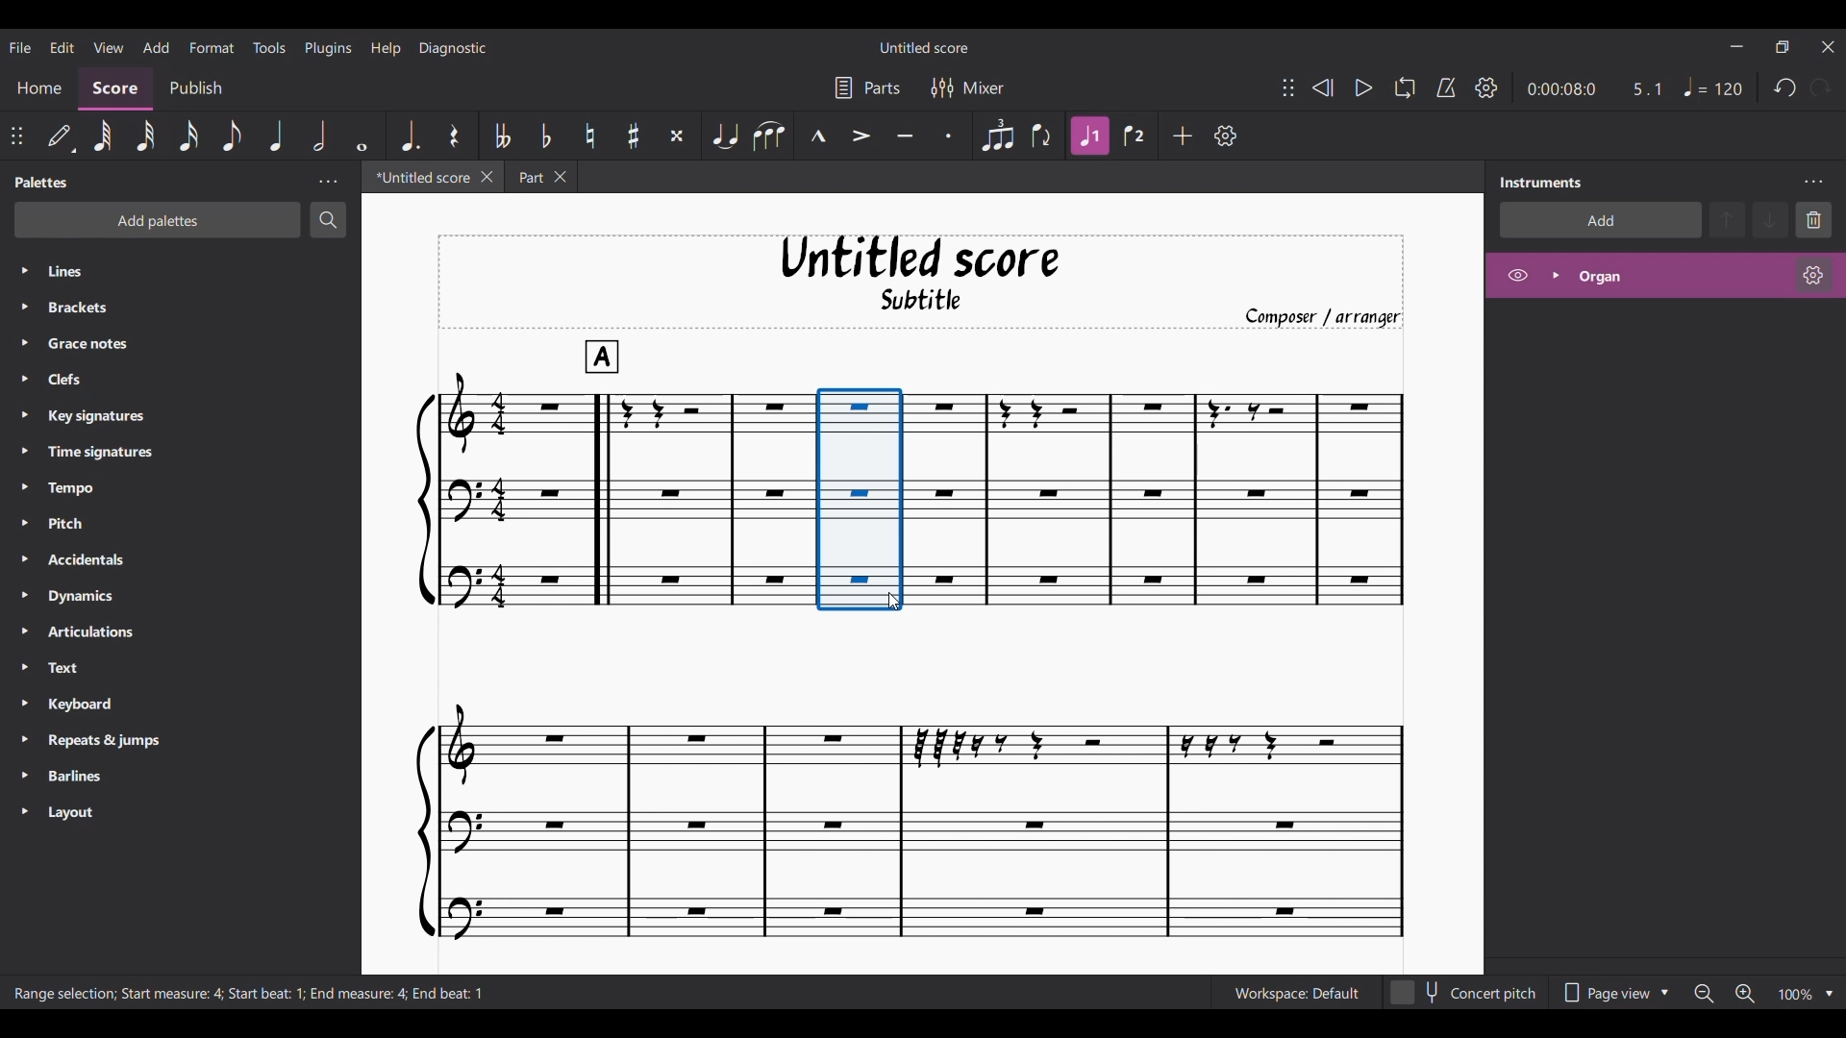 Image resolution: width=1846 pixels, height=1038 pixels. Describe the element at coordinates (1594, 88) in the screenshot. I see `Current duration and ratio of score` at that location.